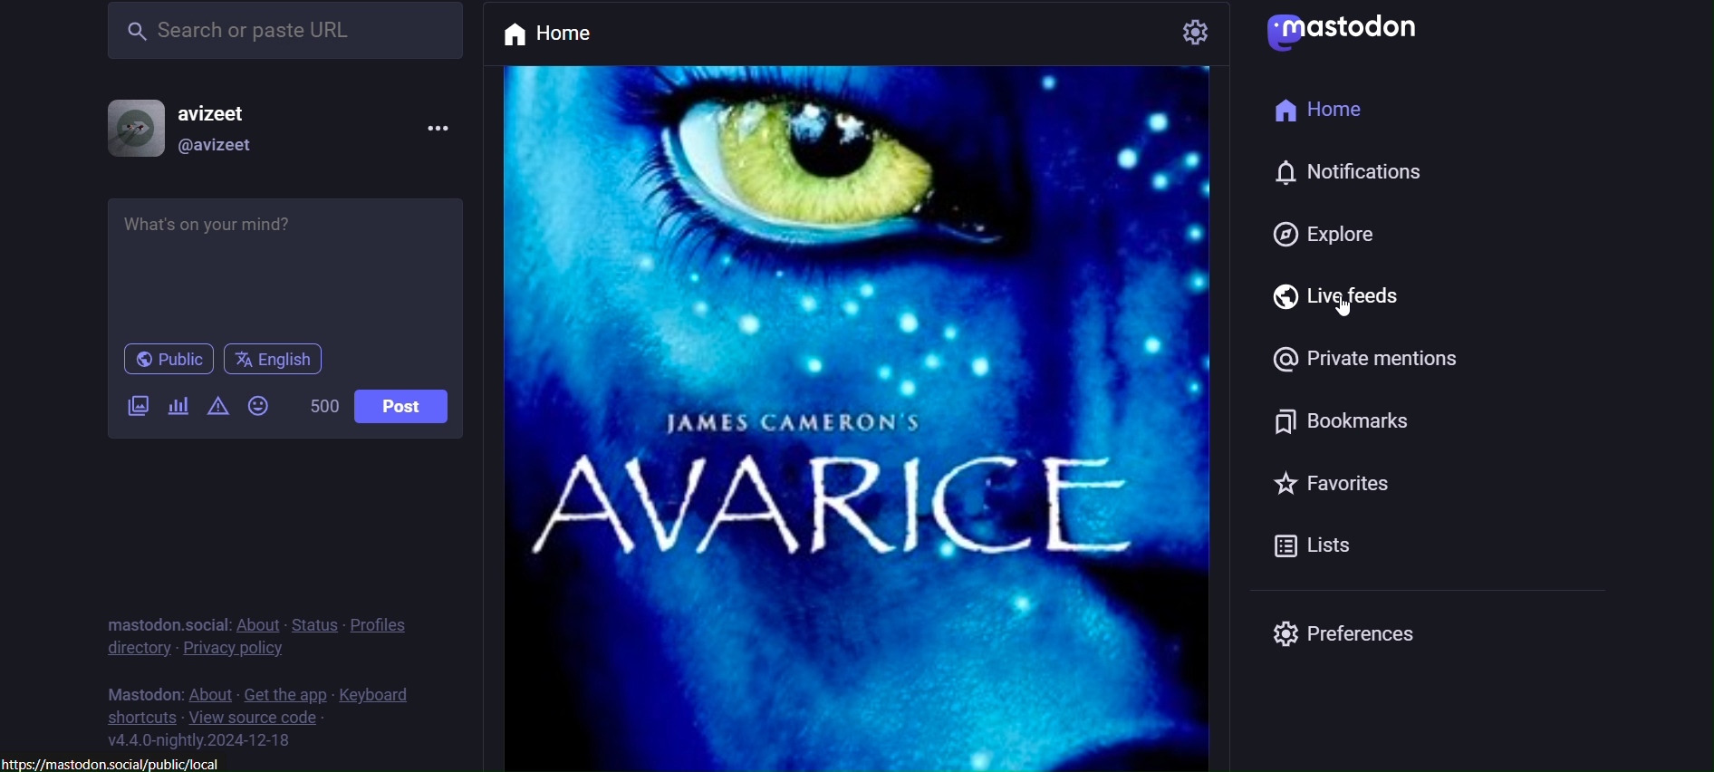 Image resolution: width=1714 pixels, height=772 pixels. Describe the element at coordinates (134, 407) in the screenshot. I see `add image` at that location.